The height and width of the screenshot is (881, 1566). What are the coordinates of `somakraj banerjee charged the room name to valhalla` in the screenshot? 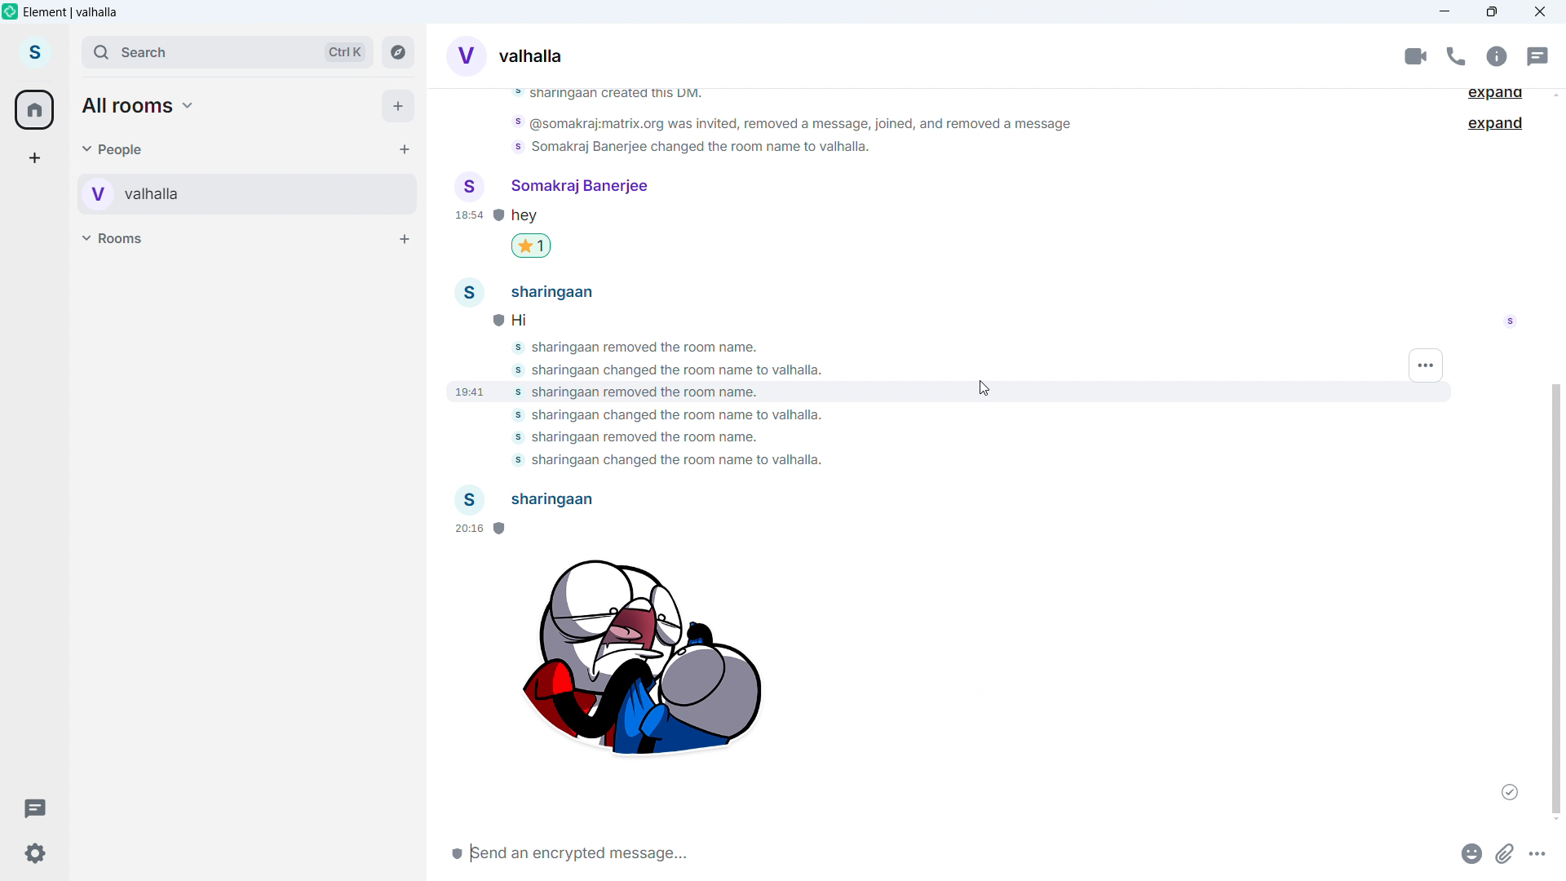 It's located at (662, 415).